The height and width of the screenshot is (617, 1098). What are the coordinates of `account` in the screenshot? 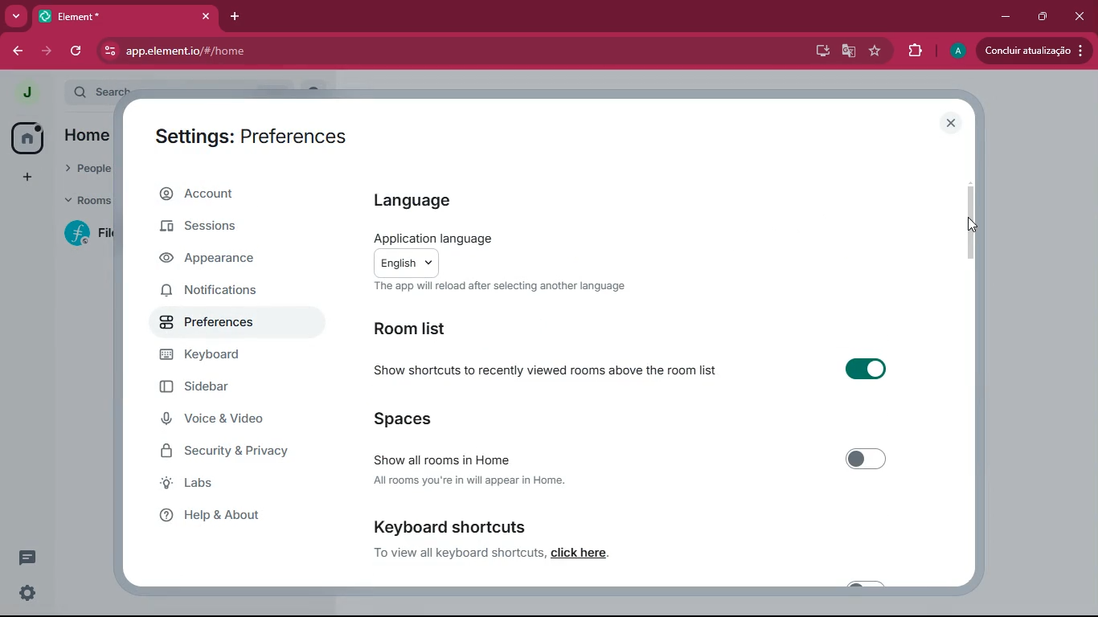 It's located at (238, 192).